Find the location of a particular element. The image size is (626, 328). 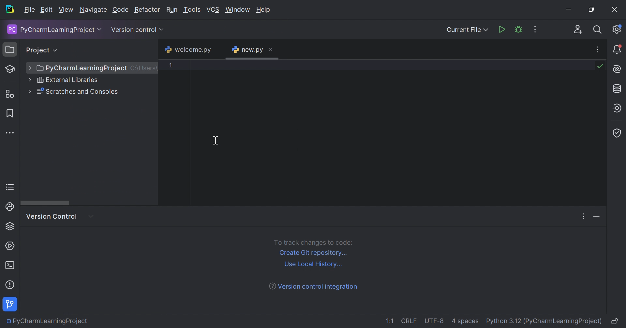

Help is located at coordinates (9, 285).